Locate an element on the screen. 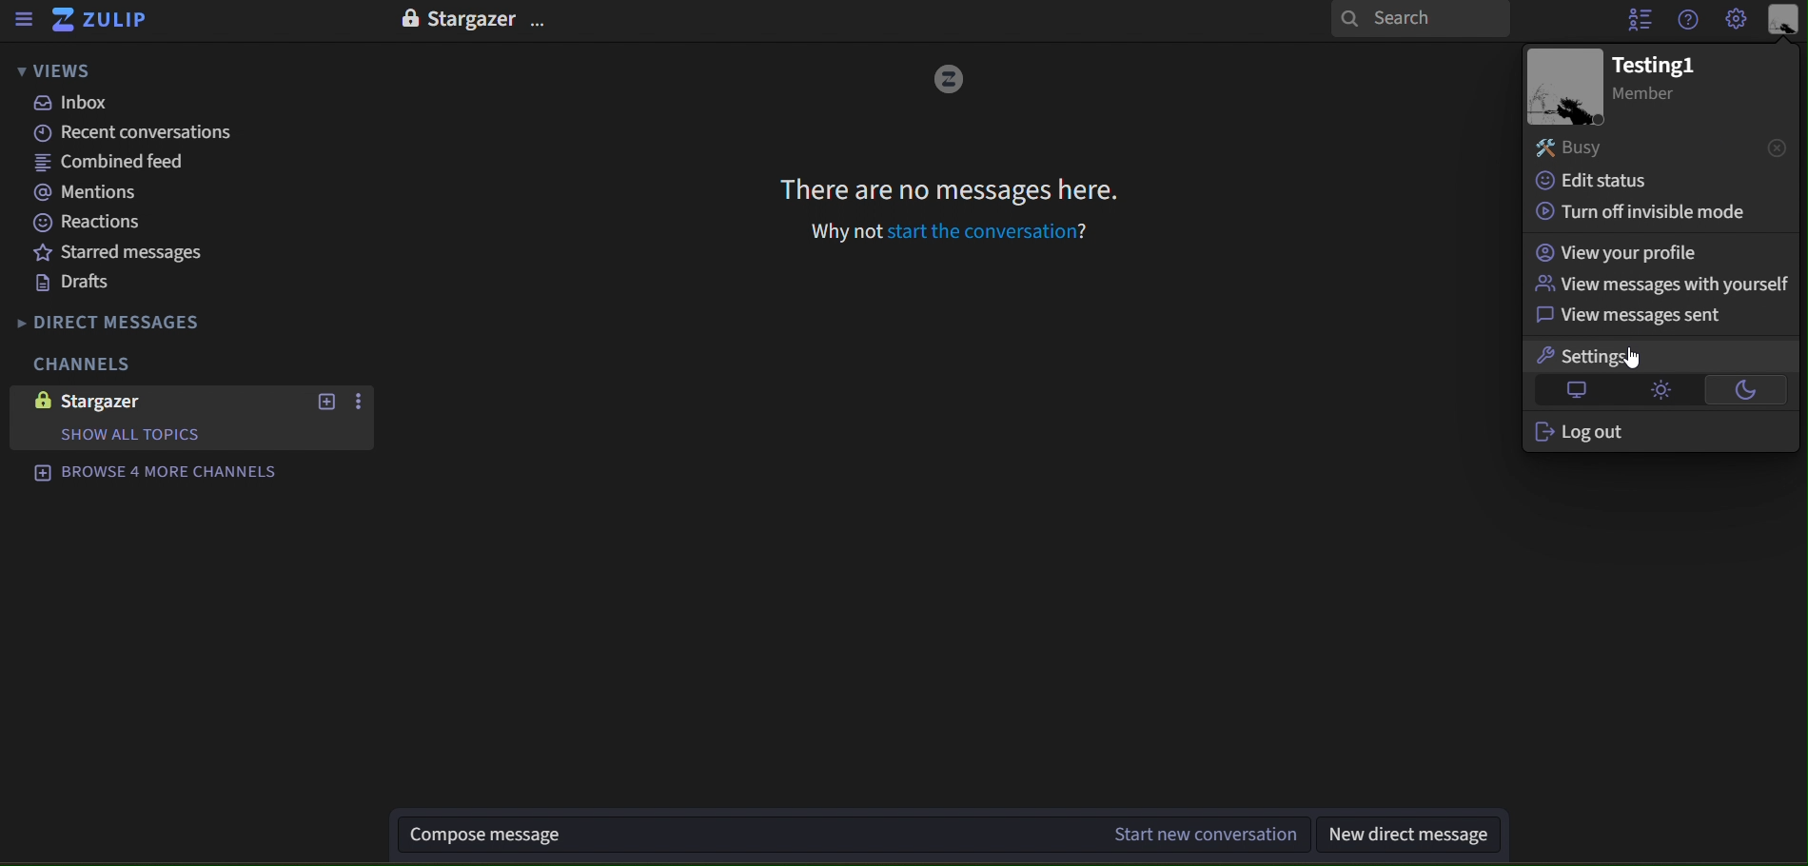  browse 4 more channels is located at coordinates (154, 473).